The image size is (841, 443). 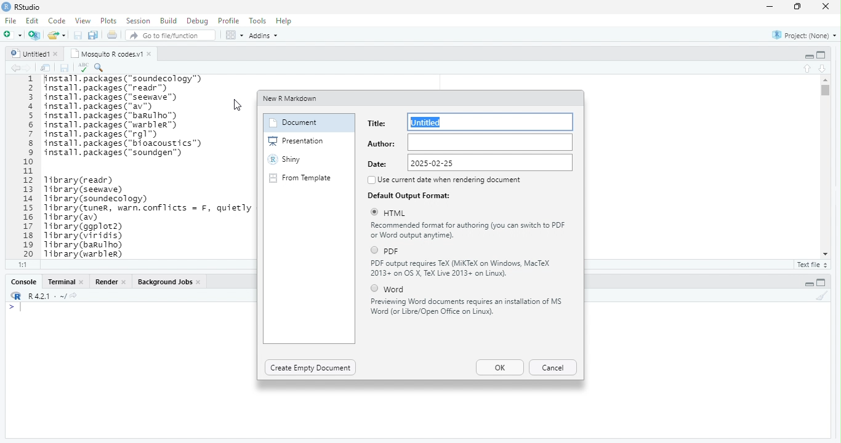 I want to click on Use current date when rendering document, so click(x=450, y=180).